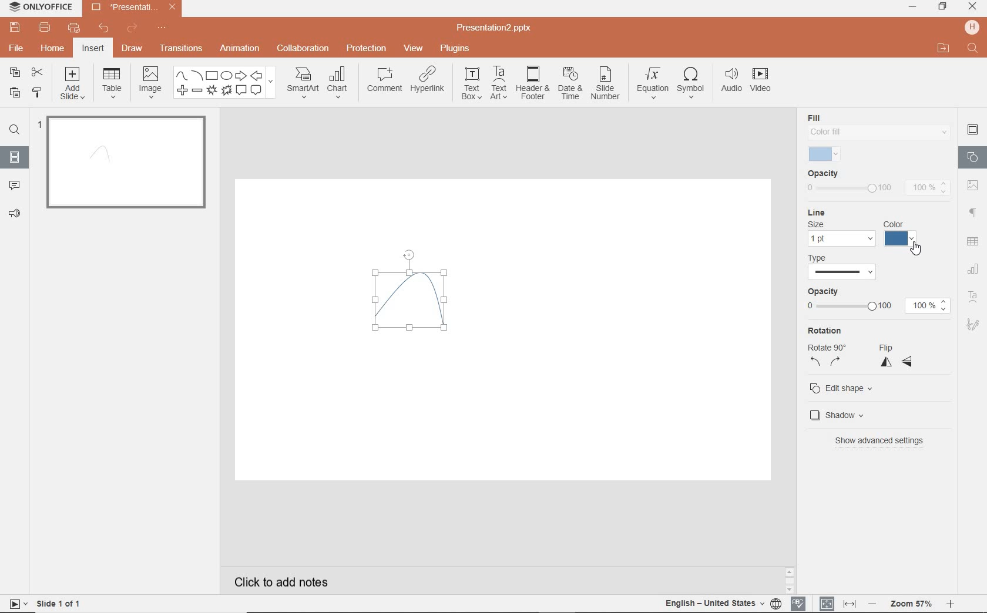 This screenshot has height=613, width=987. I want to click on opacity, so click(848, 183).